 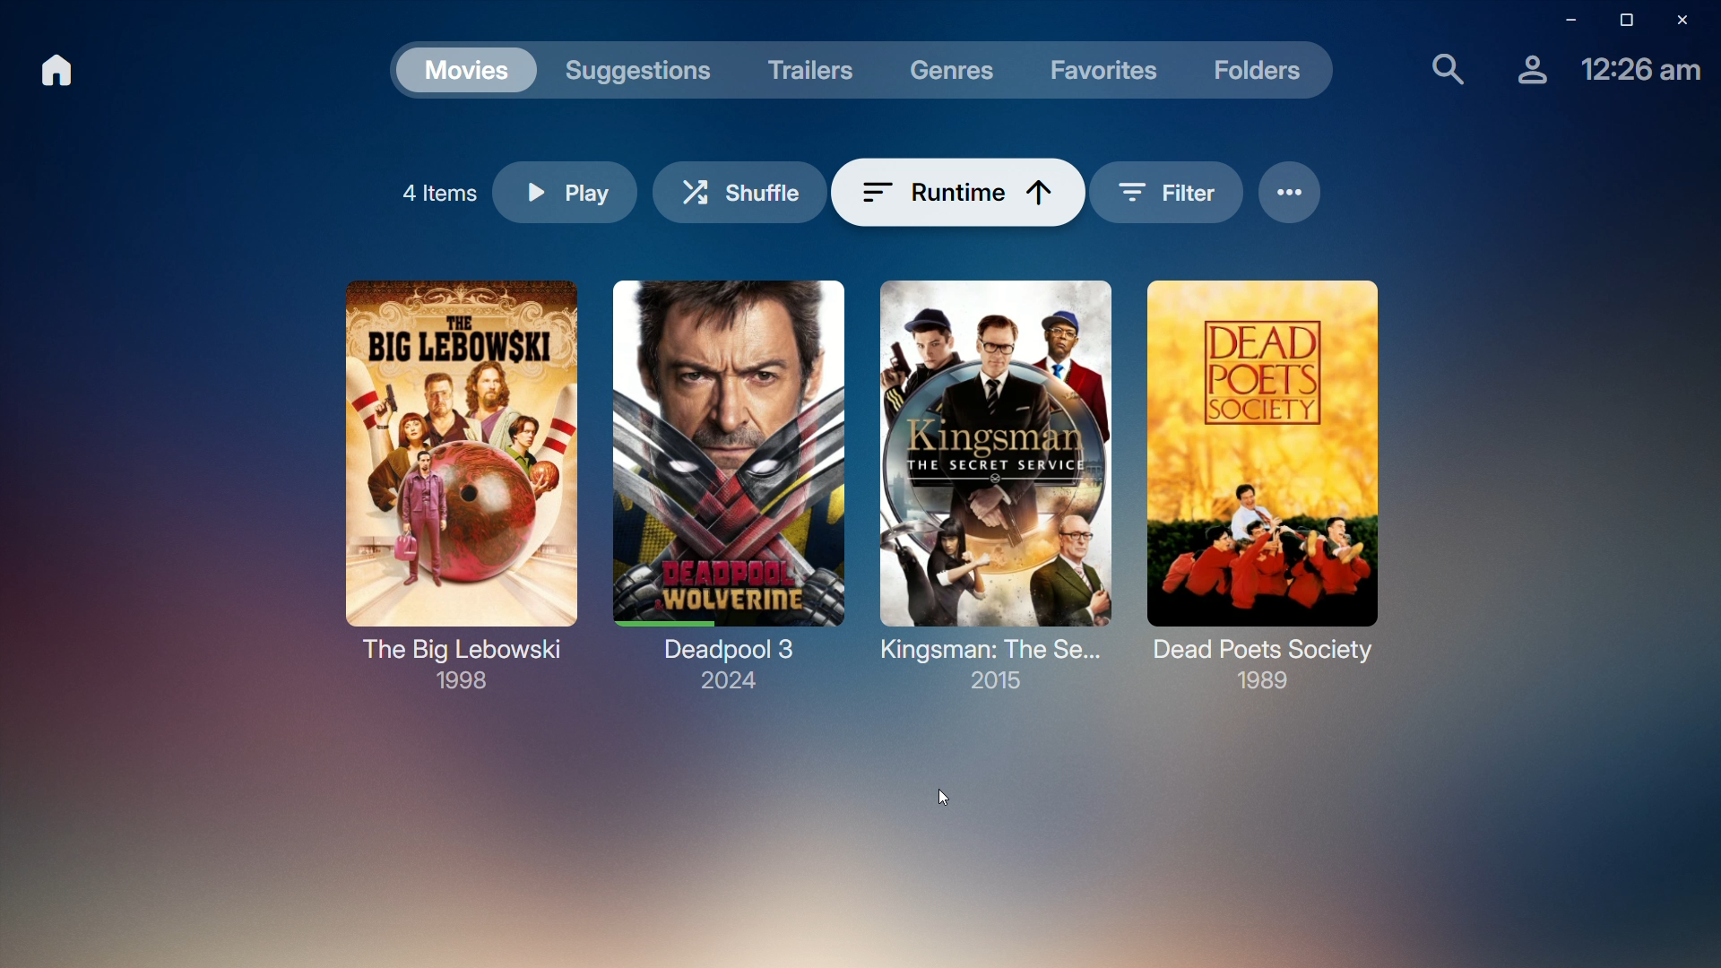 I want to click on Shuffle, so click(x=764, y=187).